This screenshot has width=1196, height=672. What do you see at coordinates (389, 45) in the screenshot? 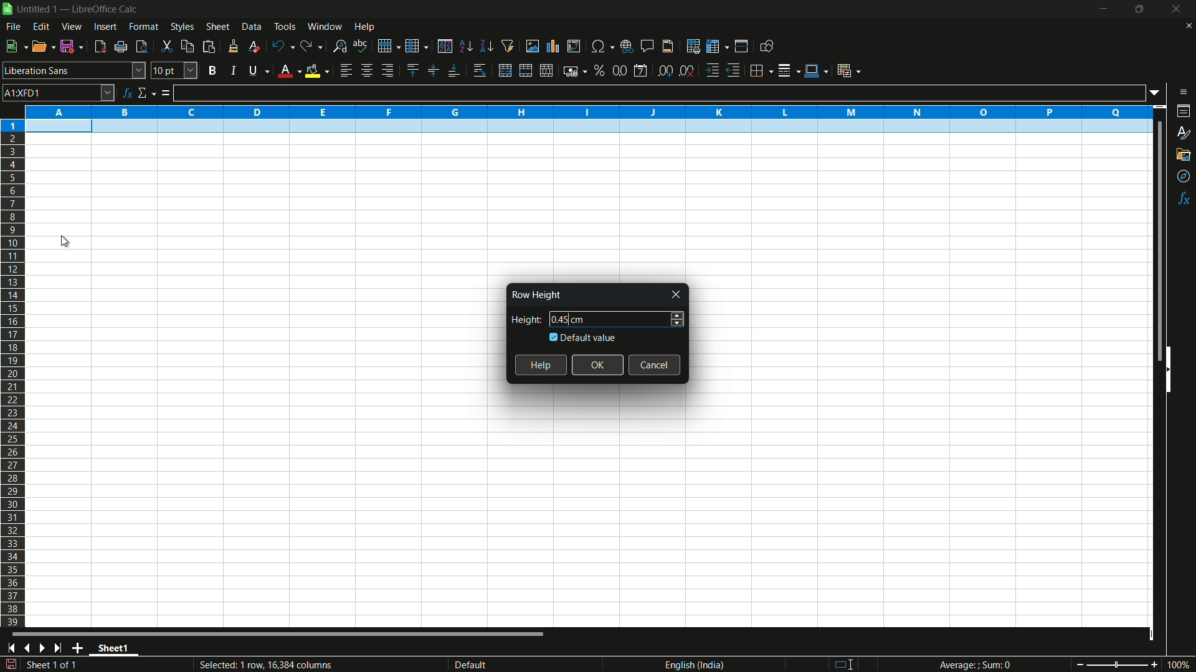
I see `row` at bounding box center [389, 45].